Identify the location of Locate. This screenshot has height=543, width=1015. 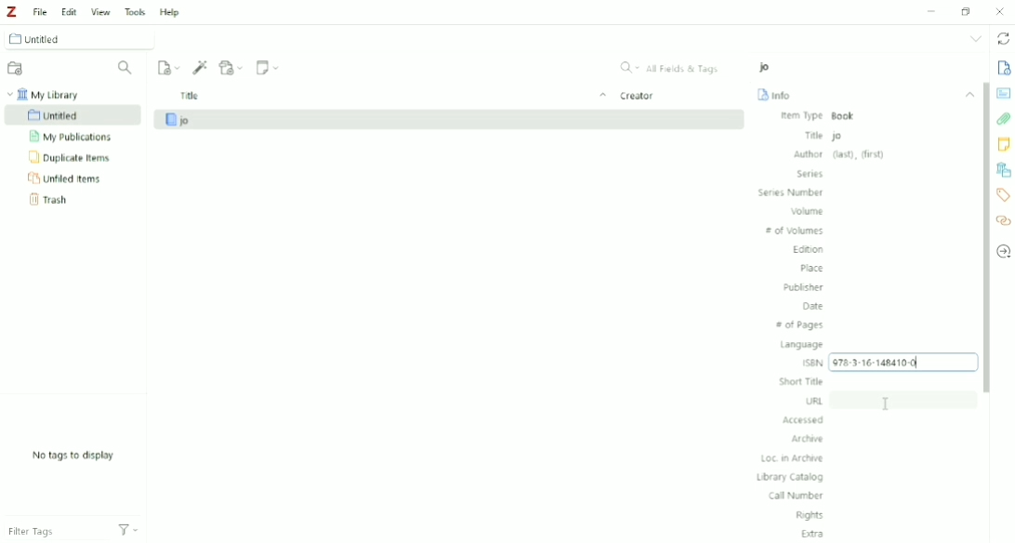
(1004, 252).